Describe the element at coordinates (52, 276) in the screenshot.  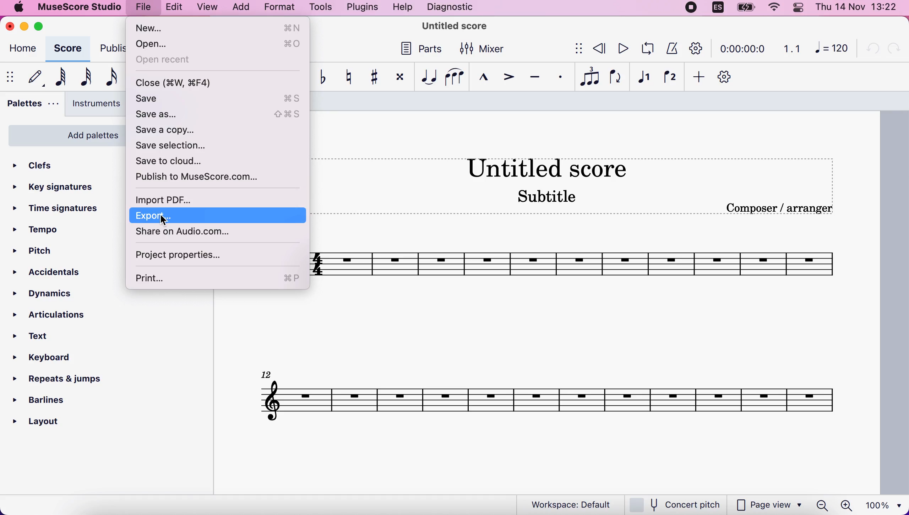
I see `accidentals` at that location.